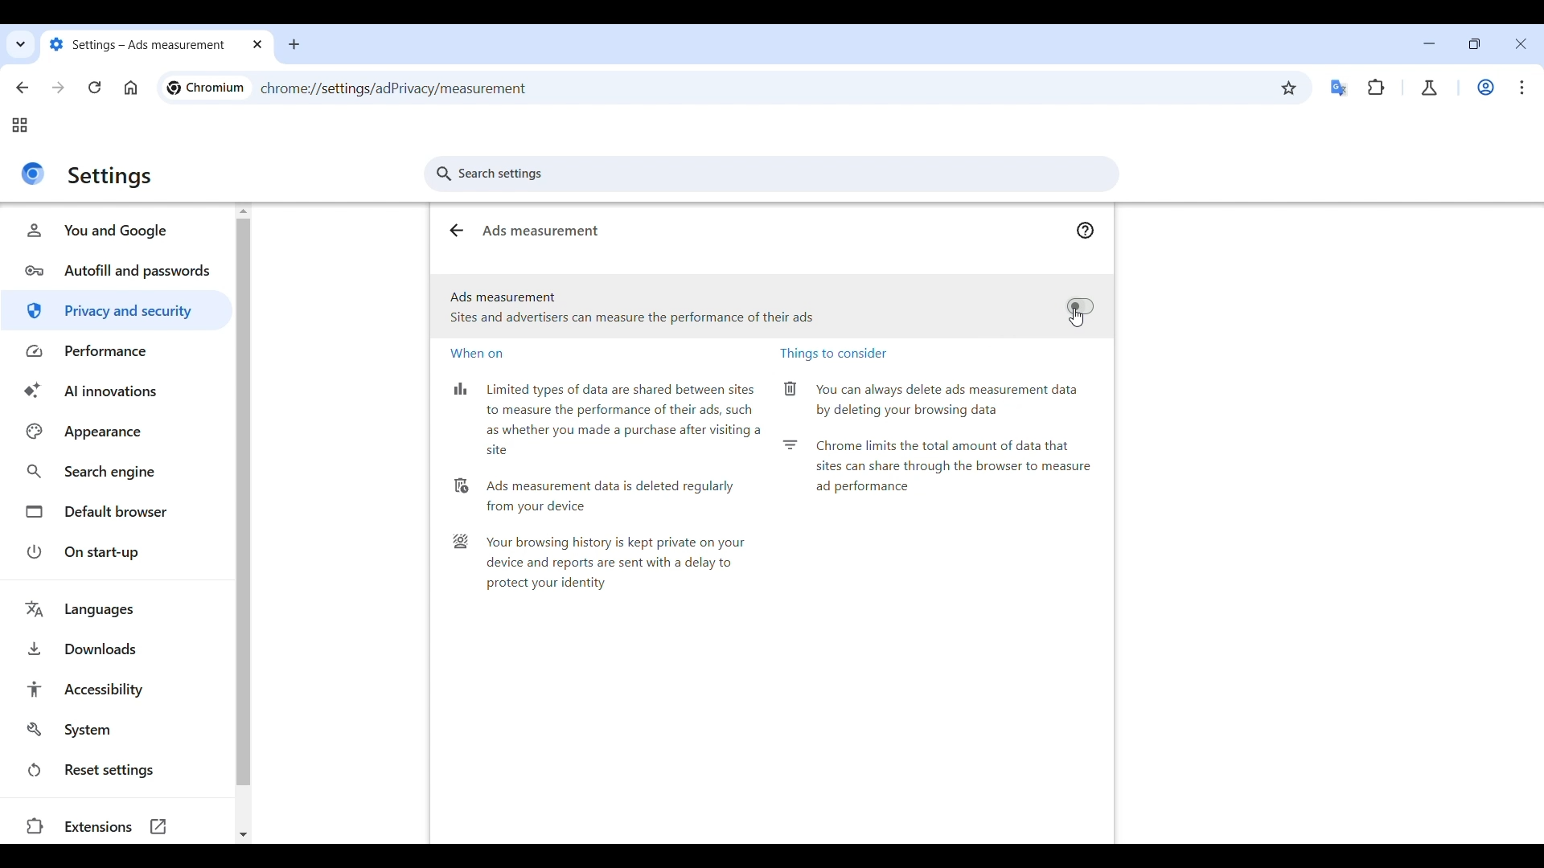 This screenshot has height=868, width=1544. I want to click on Customize and control Chromium highlighted, so click(1523, 88).